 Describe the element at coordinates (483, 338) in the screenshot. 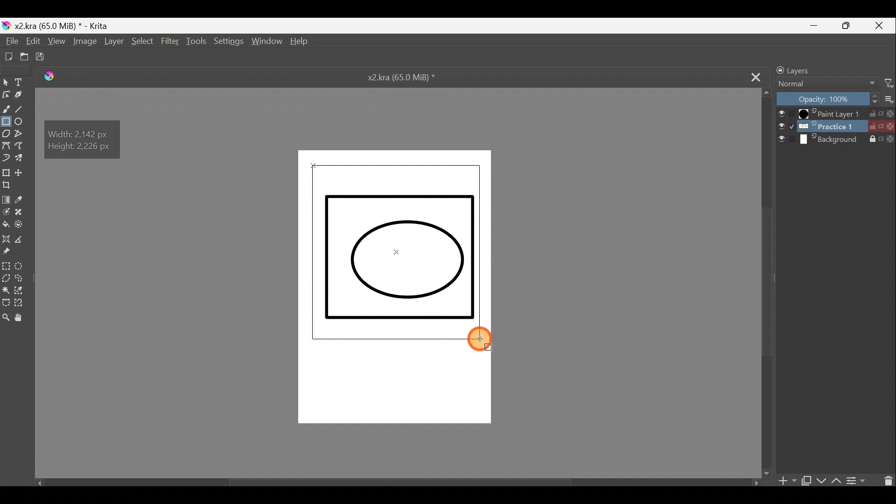

I see `Cursor` at that location.